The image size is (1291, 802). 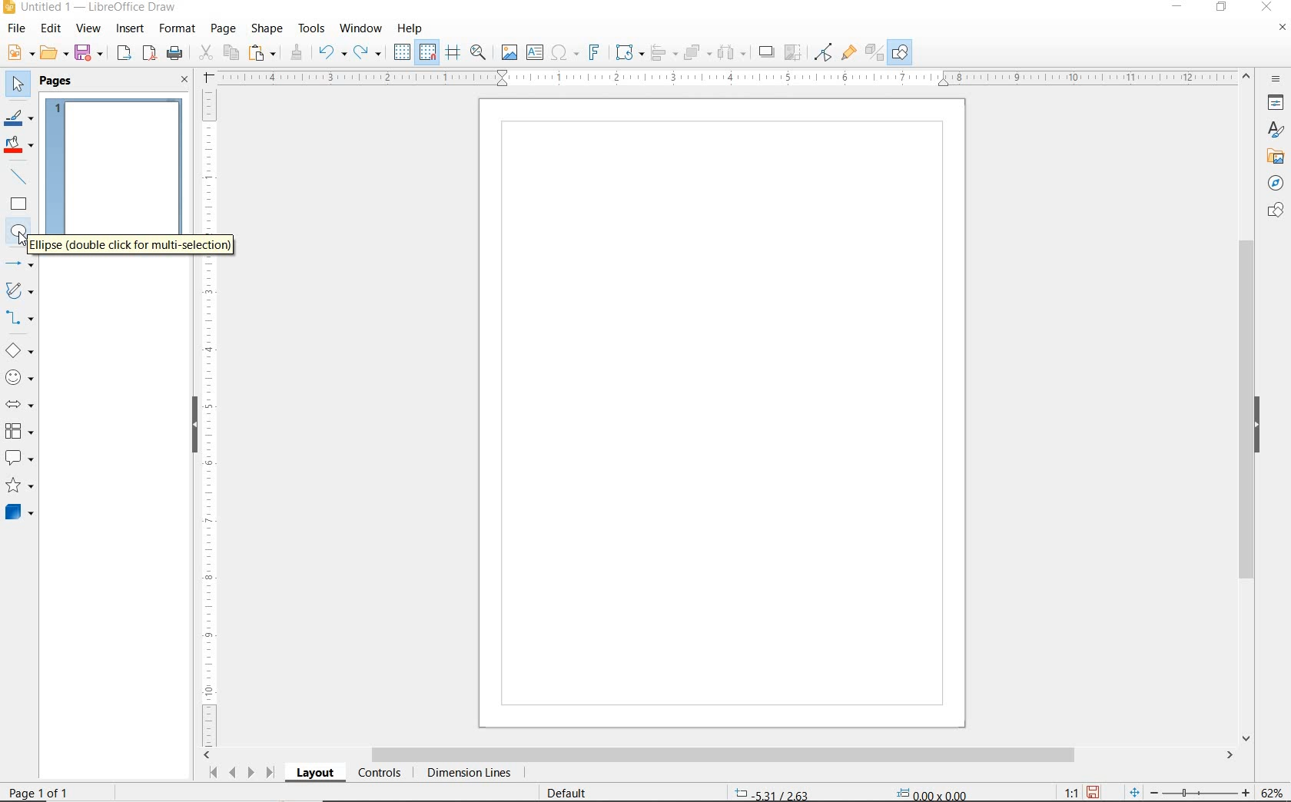 I want to click on NEW, so click(x=18, y=53).